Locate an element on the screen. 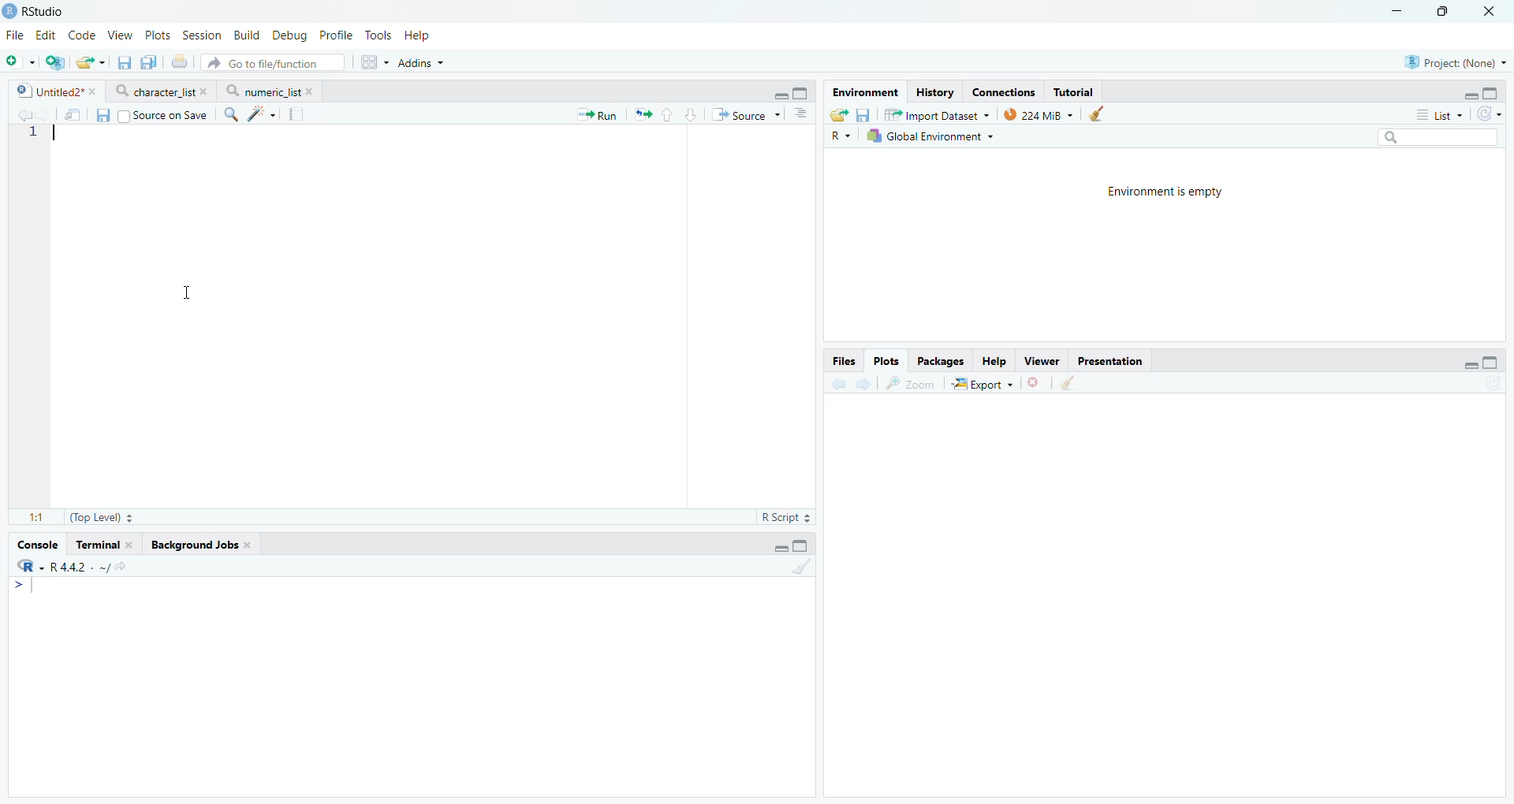 The height and width of the screenshot is (804, 1514). Help is located at coordinates (995, 361).